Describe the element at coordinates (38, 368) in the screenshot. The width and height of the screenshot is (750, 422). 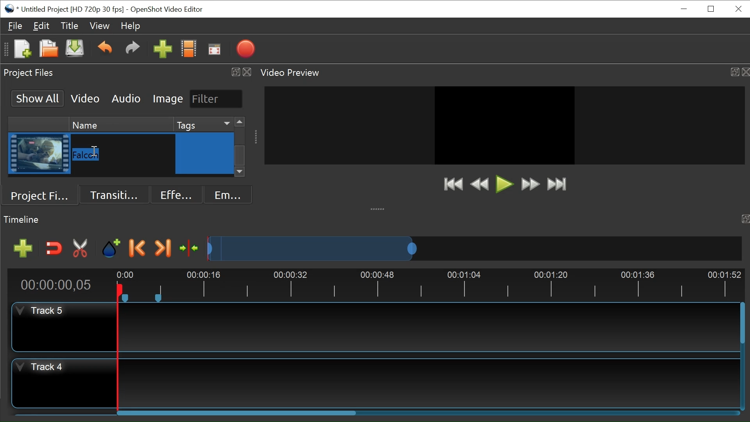
I see `Track Header` at that location.